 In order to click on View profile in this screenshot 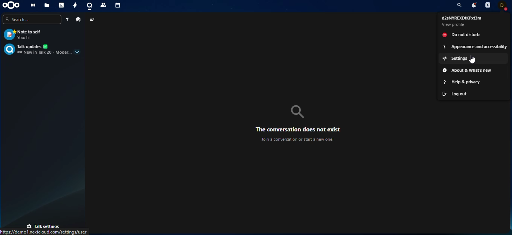, I will do `click(454, 24)`.